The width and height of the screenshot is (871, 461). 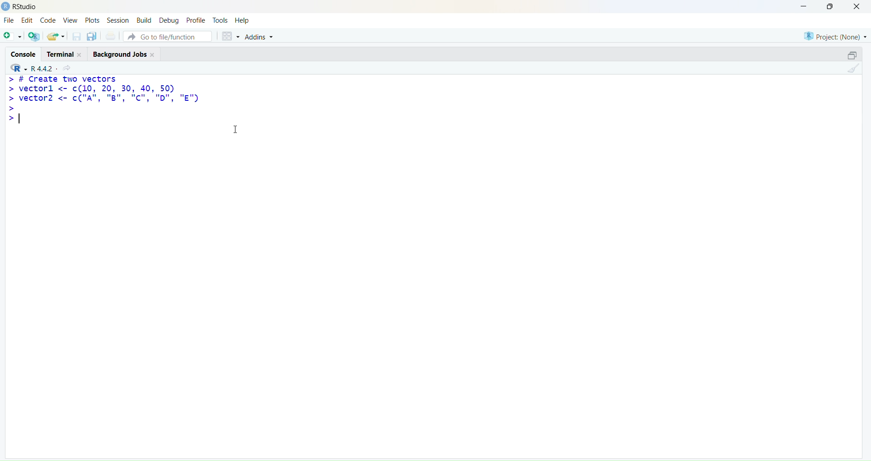 I want to click on Code, so click(x=49, y=20).